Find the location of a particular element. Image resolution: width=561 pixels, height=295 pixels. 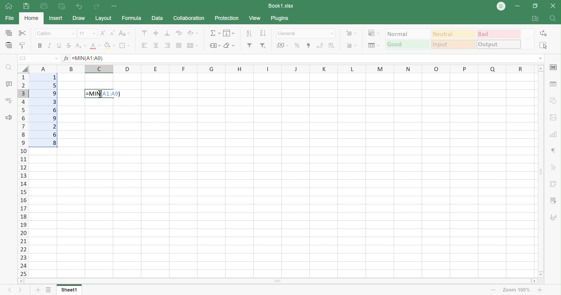

Scroll Up is located at coordinates (541, 68).